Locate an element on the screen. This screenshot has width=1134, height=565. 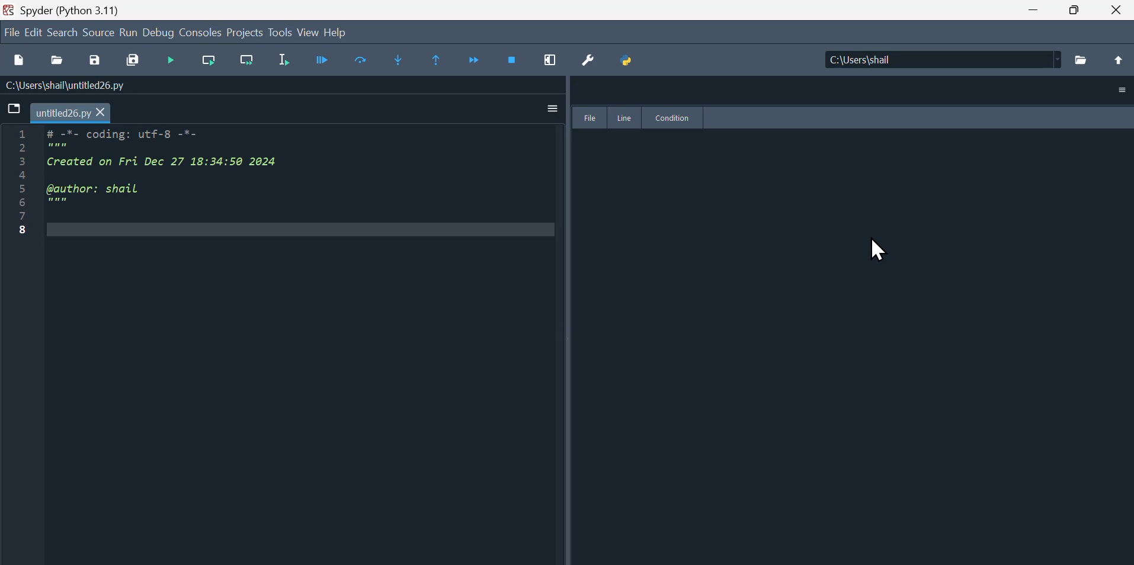
| C:\Users\shail is located at coordinates (940, 60).